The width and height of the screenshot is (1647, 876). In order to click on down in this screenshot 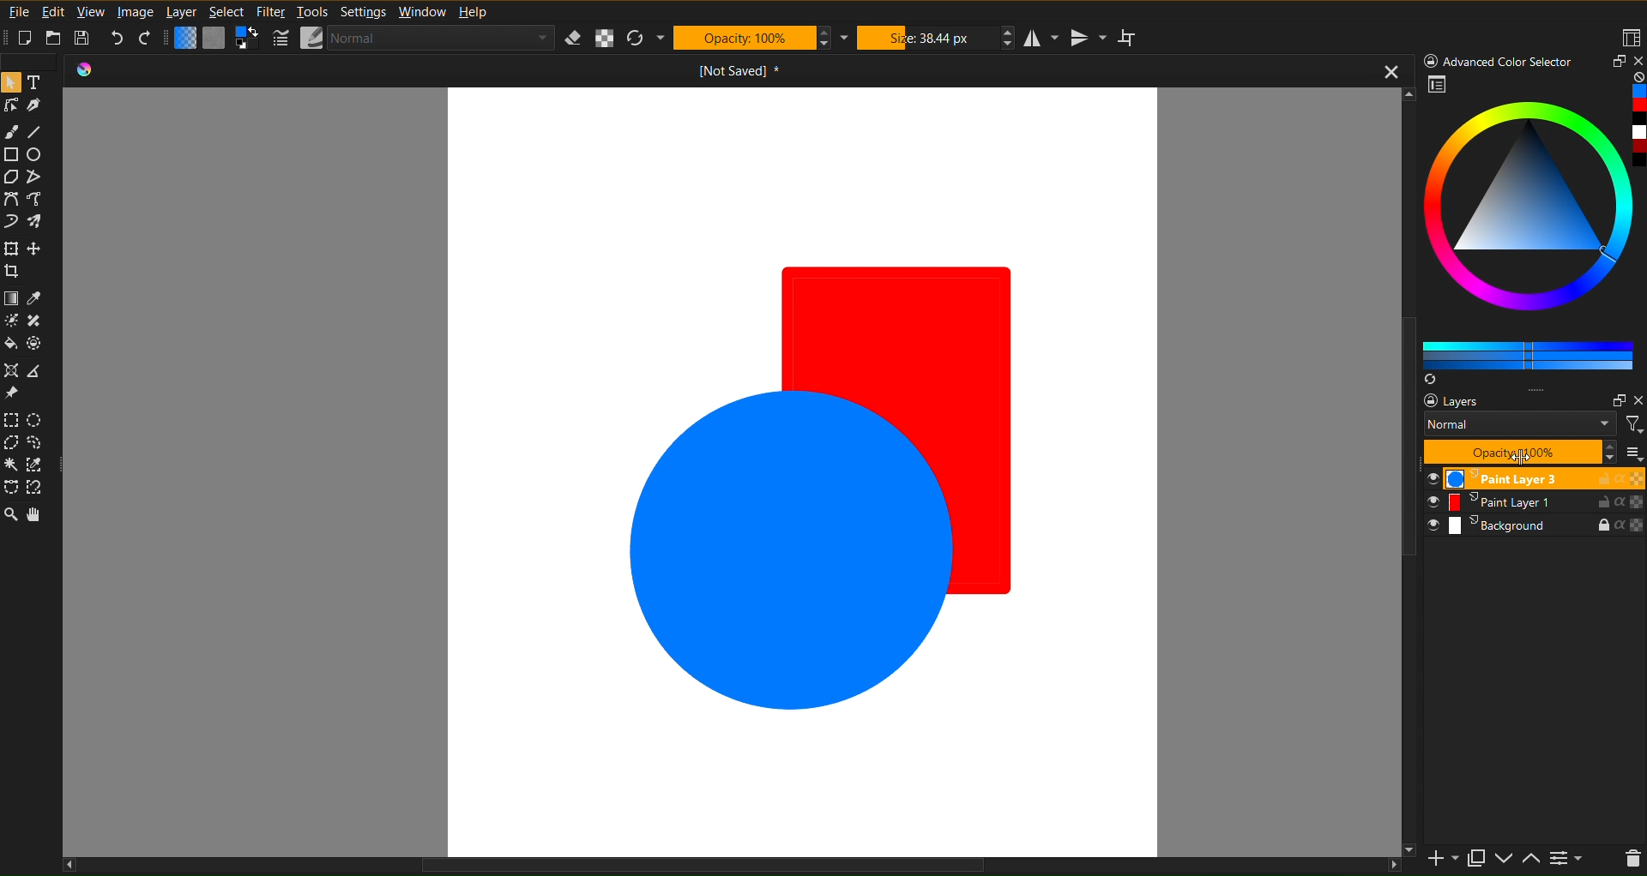, I will do `click(1505, 858)`.